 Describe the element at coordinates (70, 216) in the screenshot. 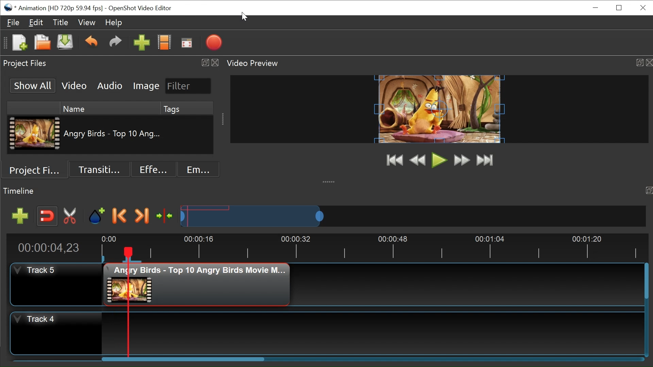

I see `Razor` at that location.